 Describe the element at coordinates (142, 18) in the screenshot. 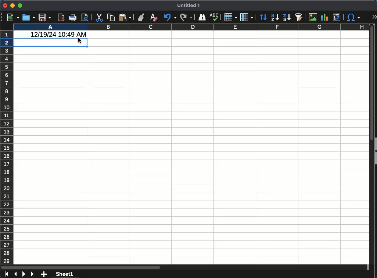

I see `clone formatting` at that location.